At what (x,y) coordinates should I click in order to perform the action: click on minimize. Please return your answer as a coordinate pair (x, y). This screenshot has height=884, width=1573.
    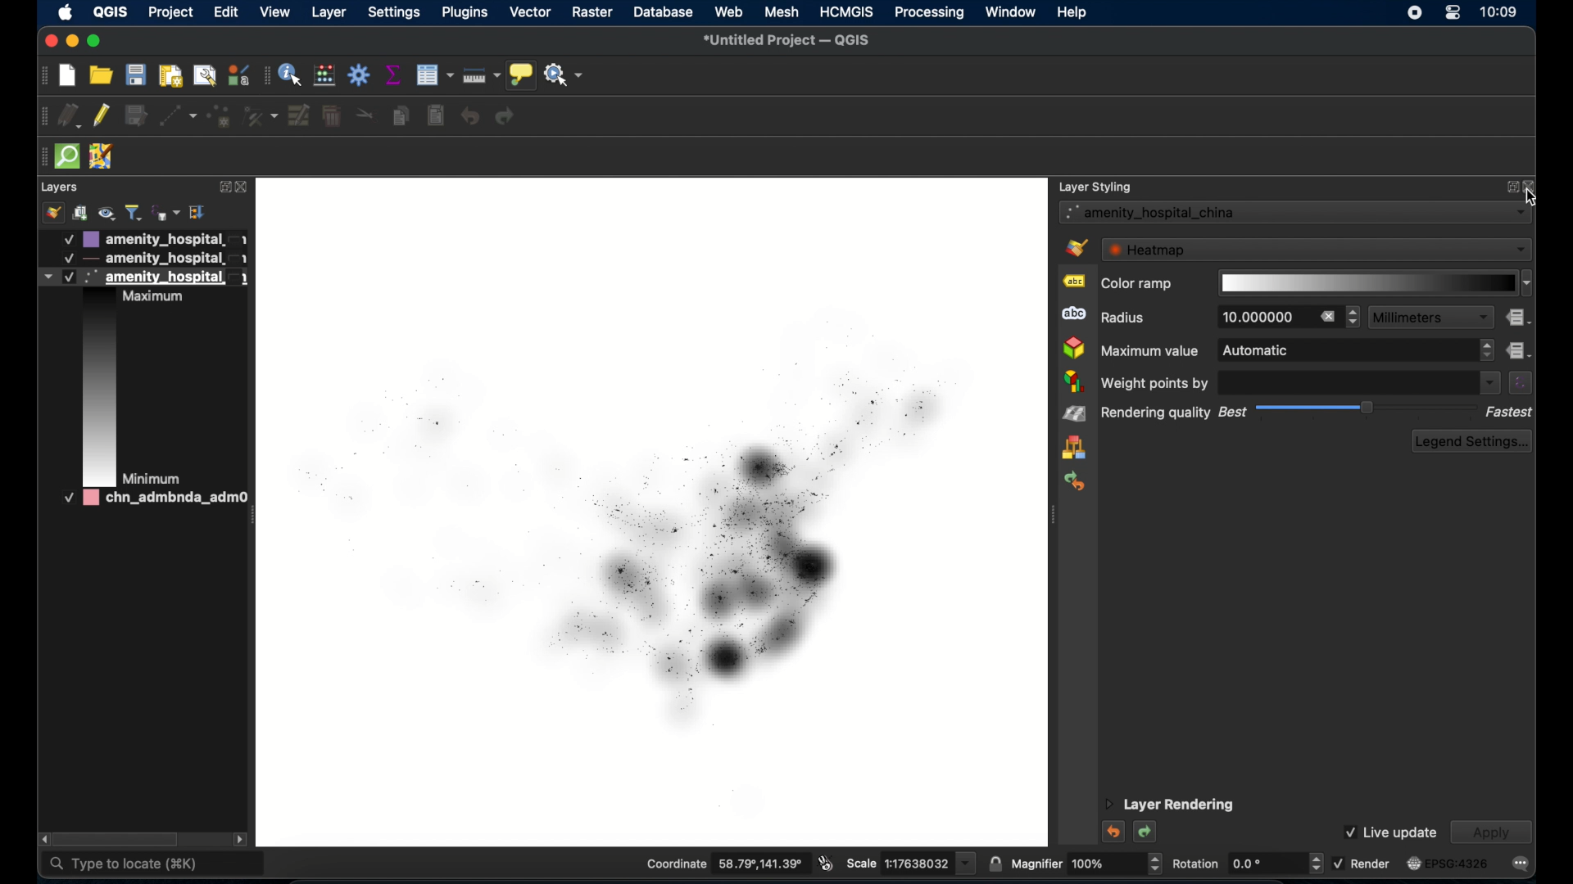
    Looking at the image, I should click on (71, 43).